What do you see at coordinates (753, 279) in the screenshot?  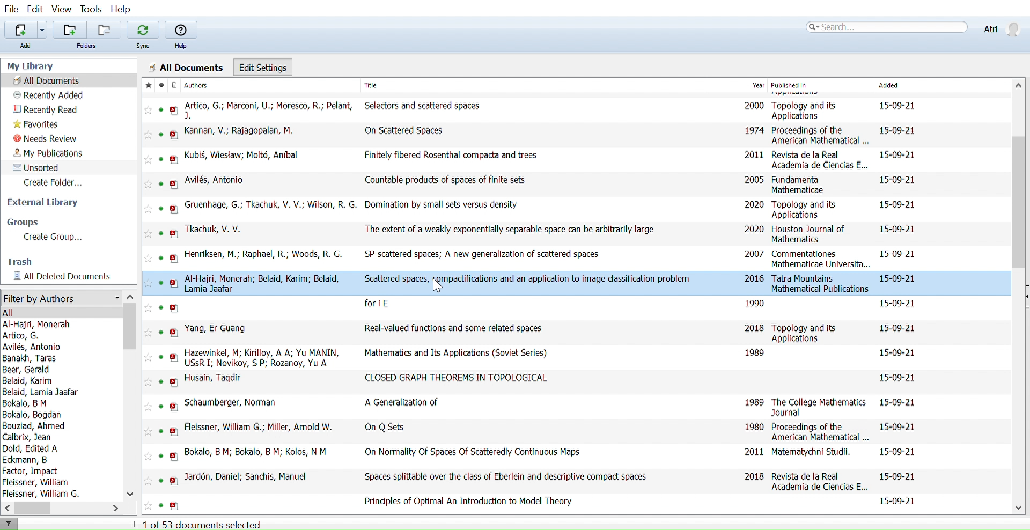 I see `2016` at bounding box center [753, 279].